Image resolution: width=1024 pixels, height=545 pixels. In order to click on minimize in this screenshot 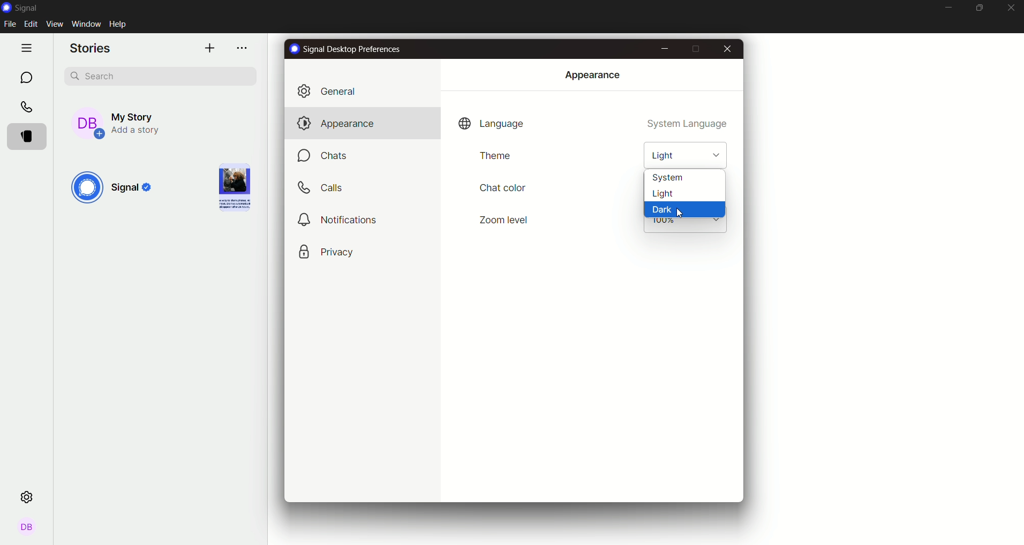, I will do `click(664, 48)`.